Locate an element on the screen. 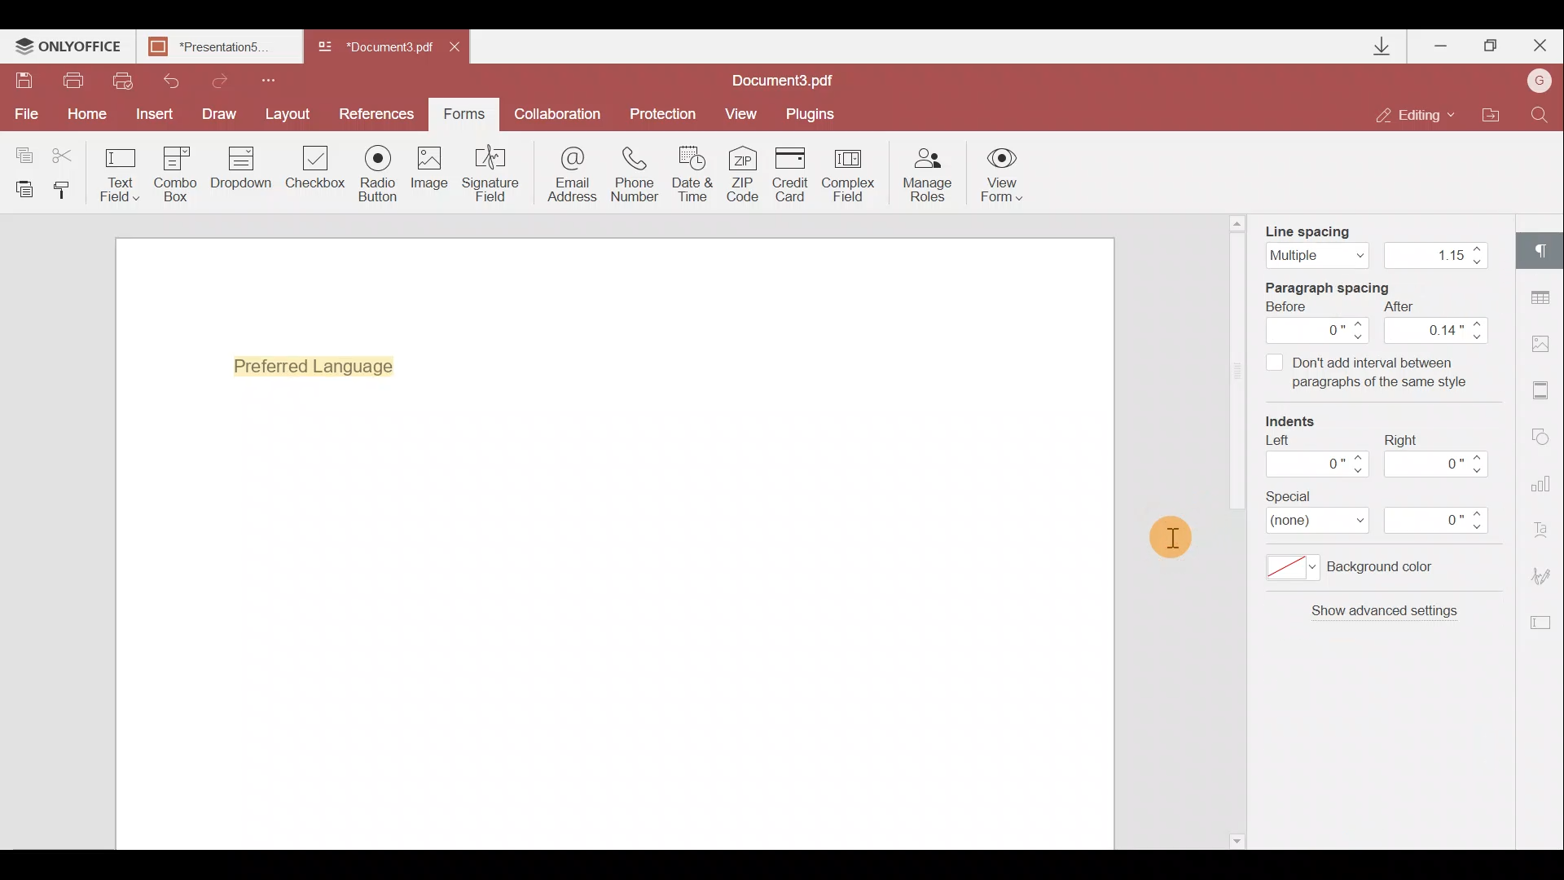 The height and width of the screenshot is (880, 1564). Copy is located at coordinates (23, 152).